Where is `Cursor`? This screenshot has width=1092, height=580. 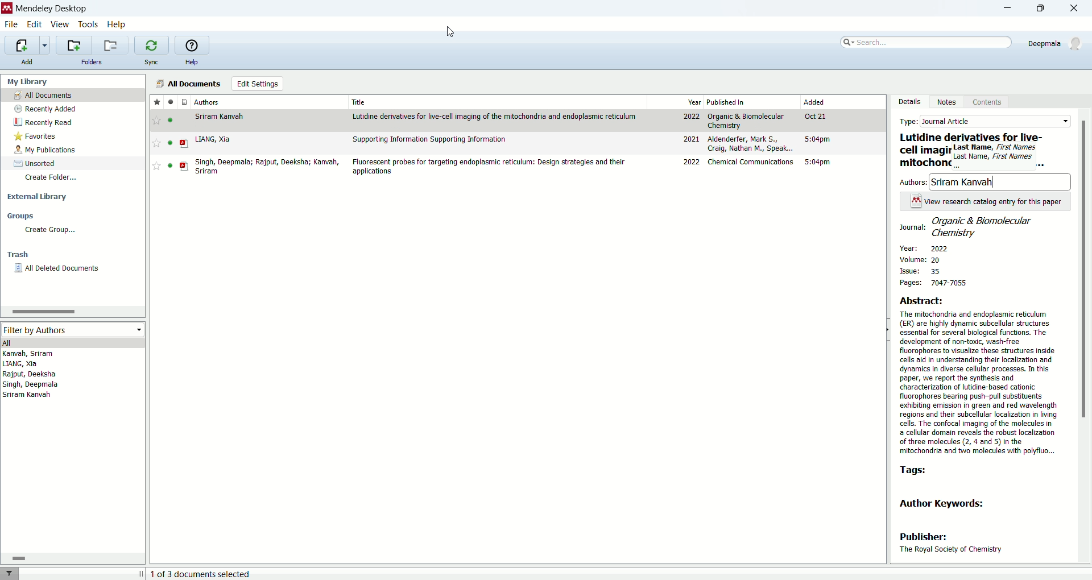
Cursor is located at coordinates (451, 30).